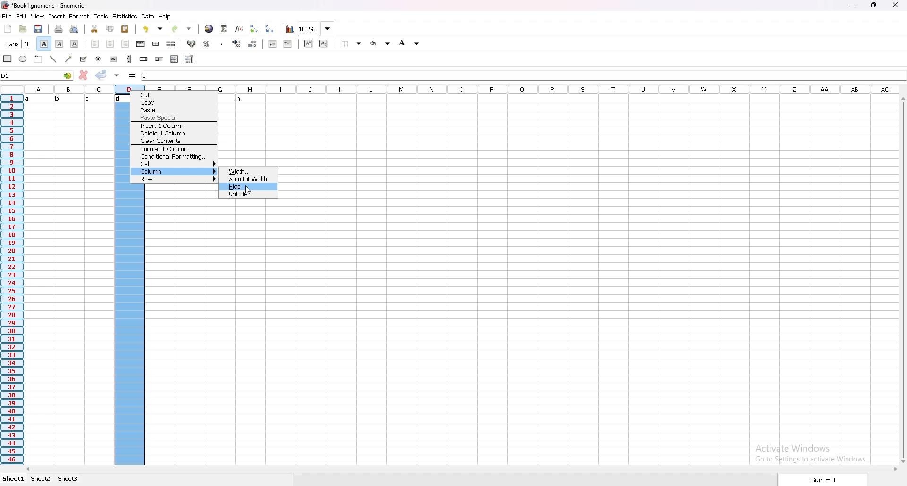  I want to click on chart, so click(290, 29).